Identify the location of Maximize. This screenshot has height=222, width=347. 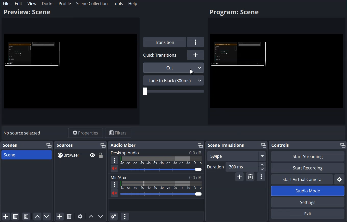
(48, 145).